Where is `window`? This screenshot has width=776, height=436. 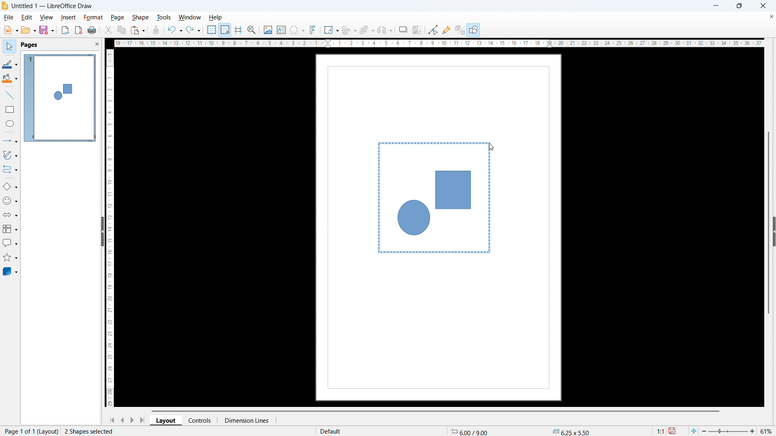 window is located at coordinates (190, 17).